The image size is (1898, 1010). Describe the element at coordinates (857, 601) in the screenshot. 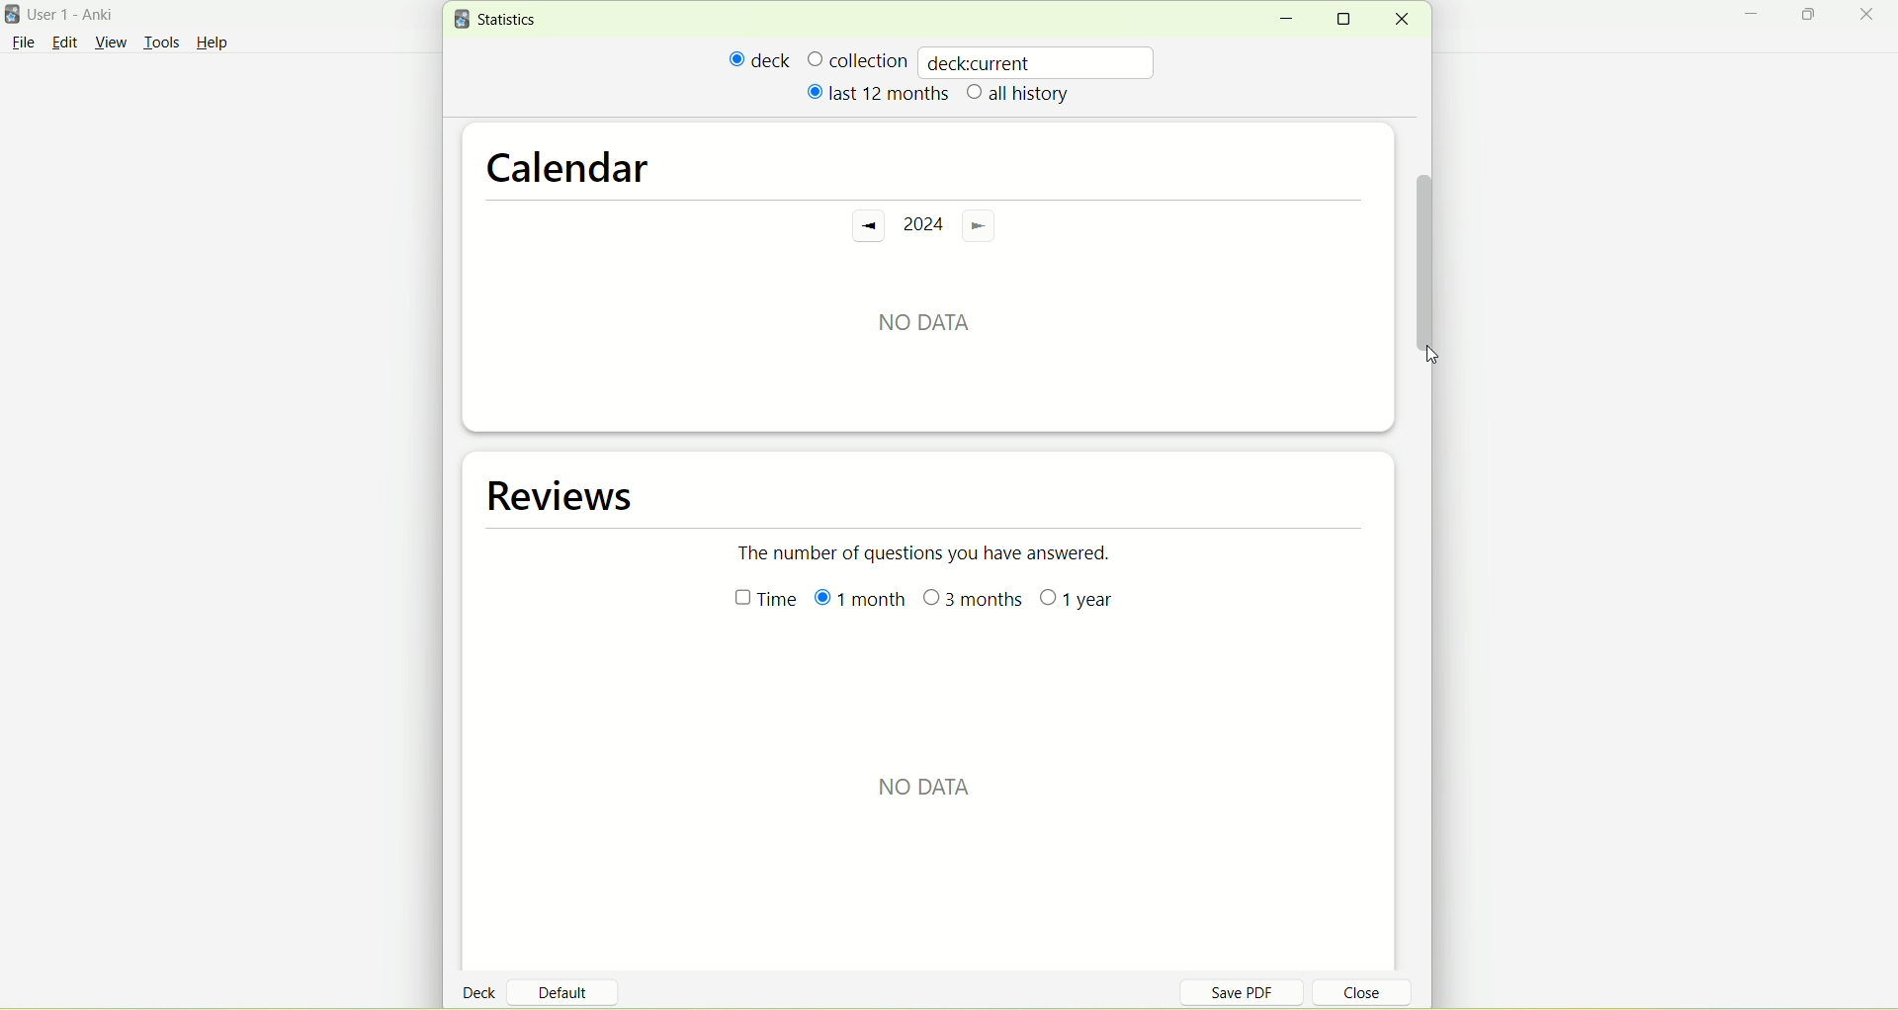

I see ` month` at that location.